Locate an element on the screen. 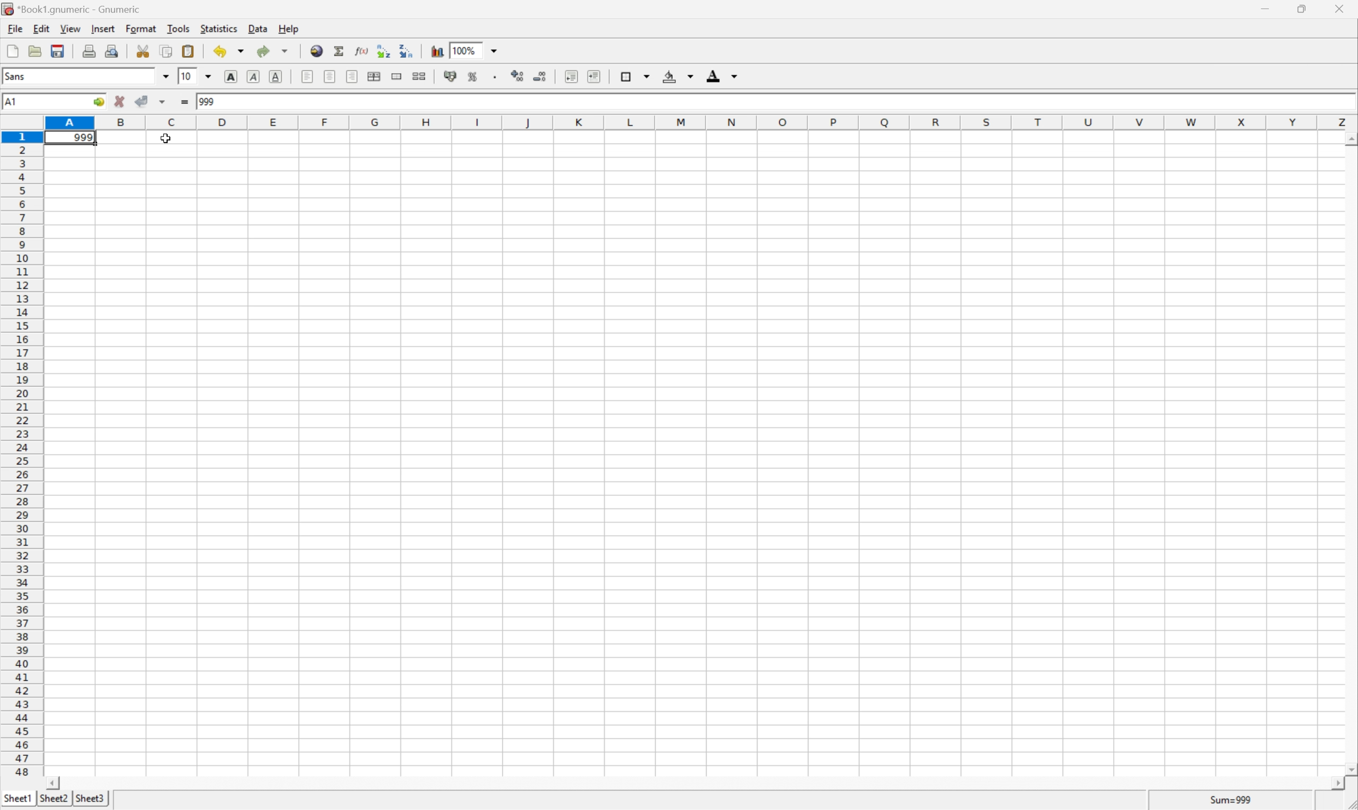 The image size is (1358, 810). statistics is located at coordinates (221, 28).